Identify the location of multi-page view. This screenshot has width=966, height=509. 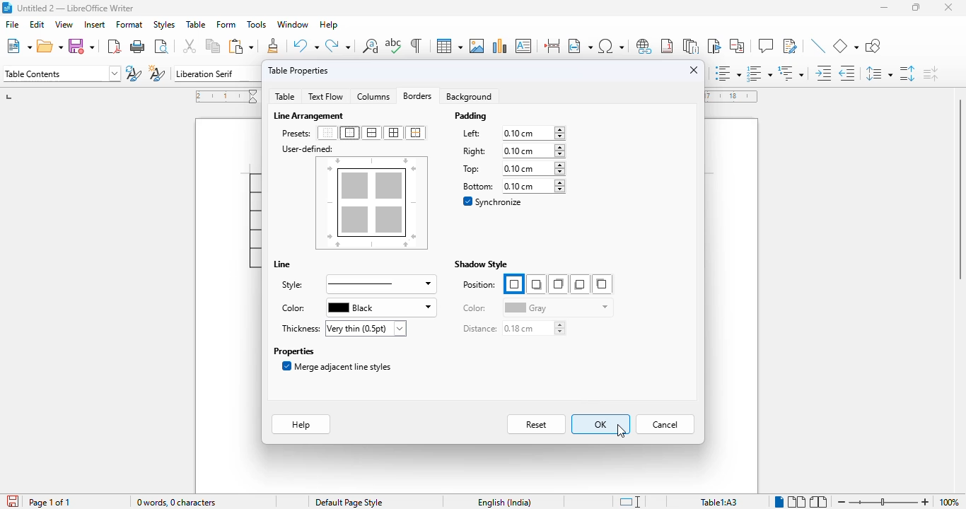
(797, 501).